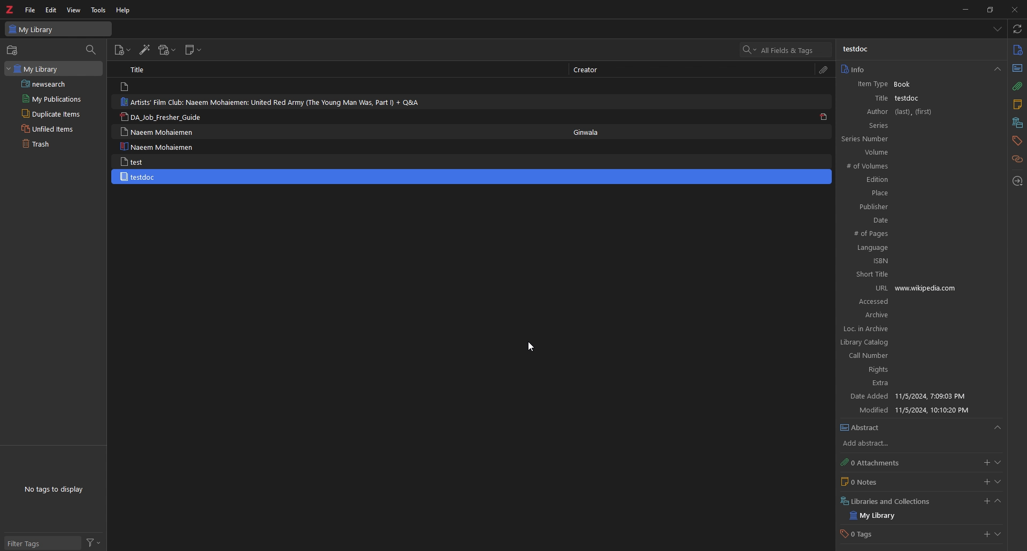 The image size is (1027, 551). I want to click on abstract, so click(1016, 68).